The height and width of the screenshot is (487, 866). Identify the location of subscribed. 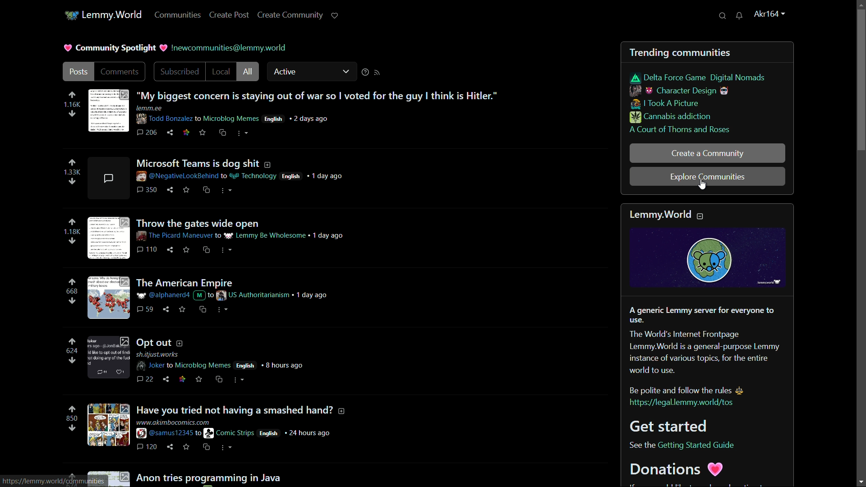
(180, 72).